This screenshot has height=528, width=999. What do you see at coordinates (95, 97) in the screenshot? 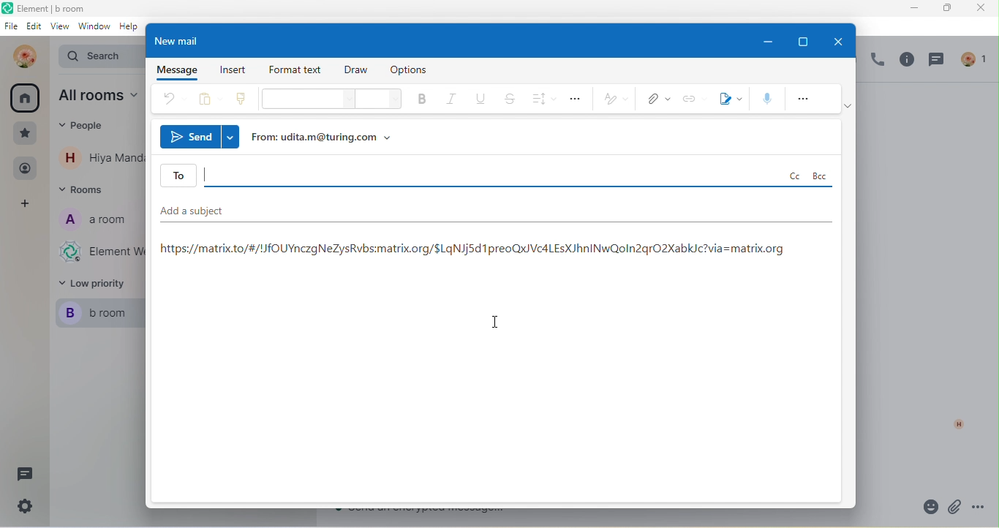
I see `all rooms` at bounding box center [95, 97].